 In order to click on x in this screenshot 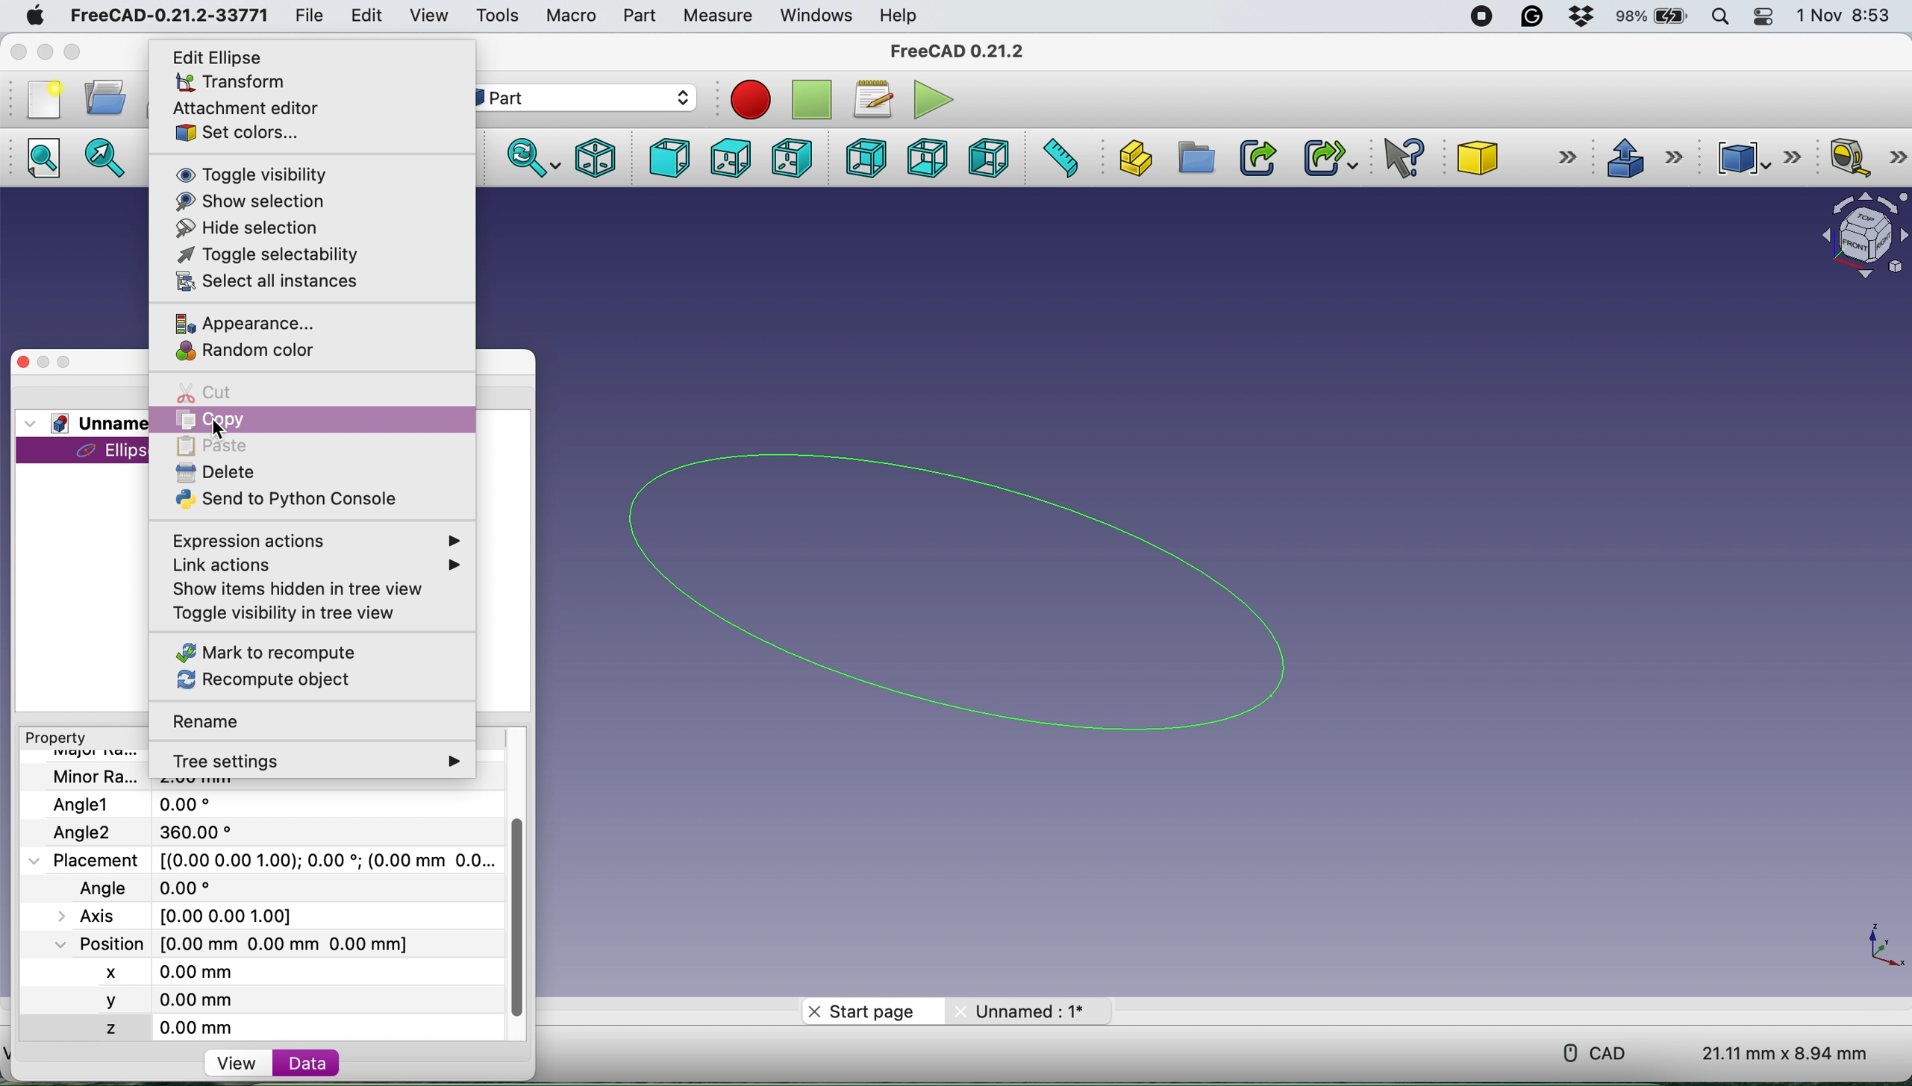, I will do `click(132, 970)`.